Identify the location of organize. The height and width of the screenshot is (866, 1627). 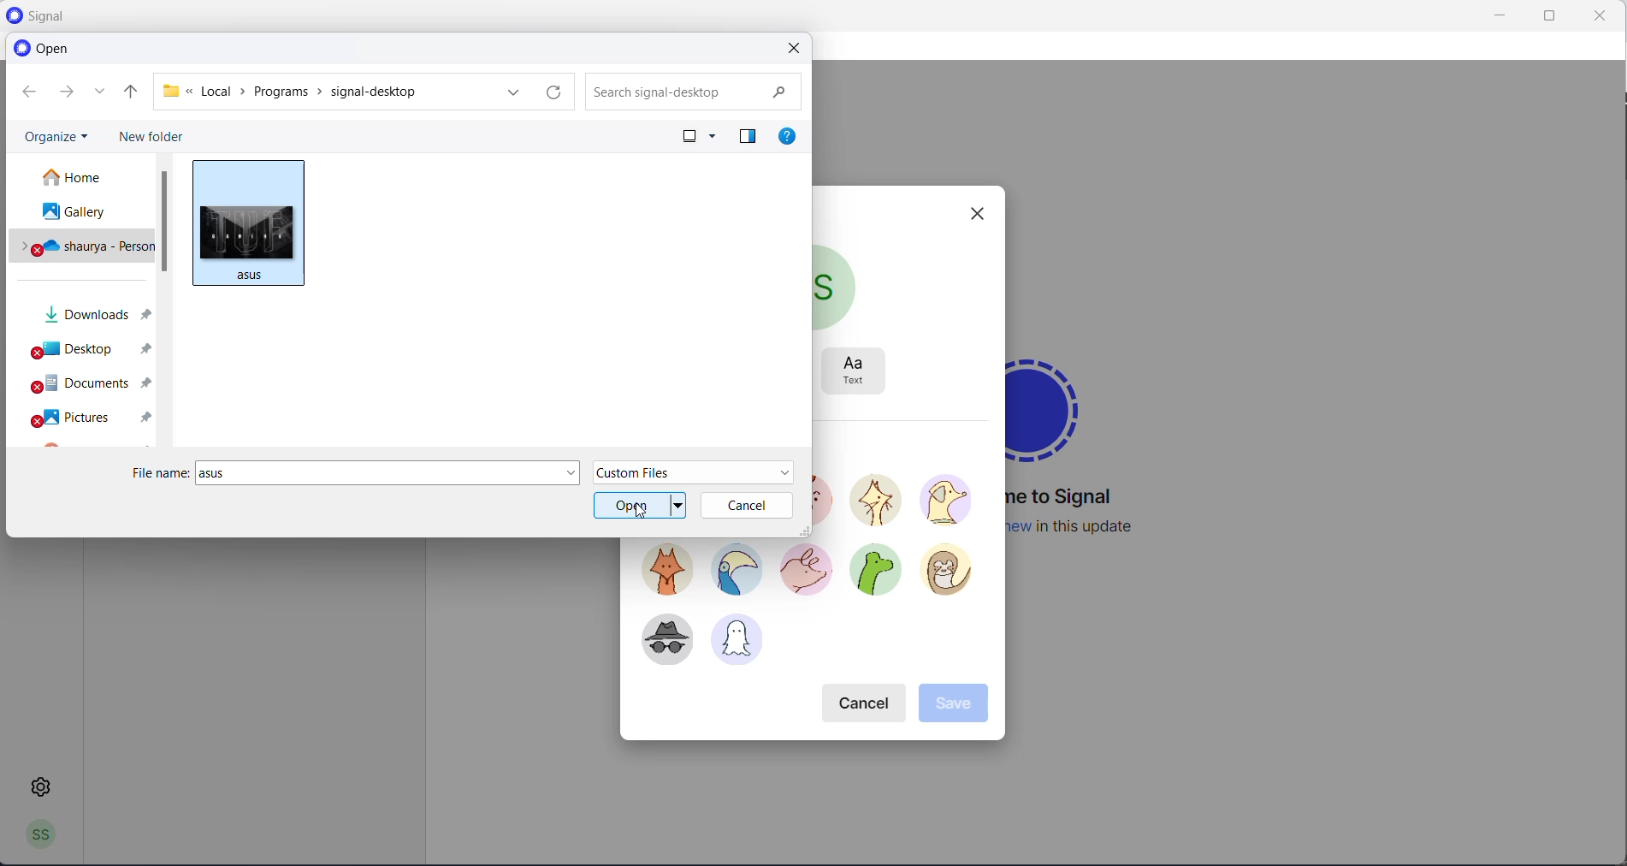
(56, 134).